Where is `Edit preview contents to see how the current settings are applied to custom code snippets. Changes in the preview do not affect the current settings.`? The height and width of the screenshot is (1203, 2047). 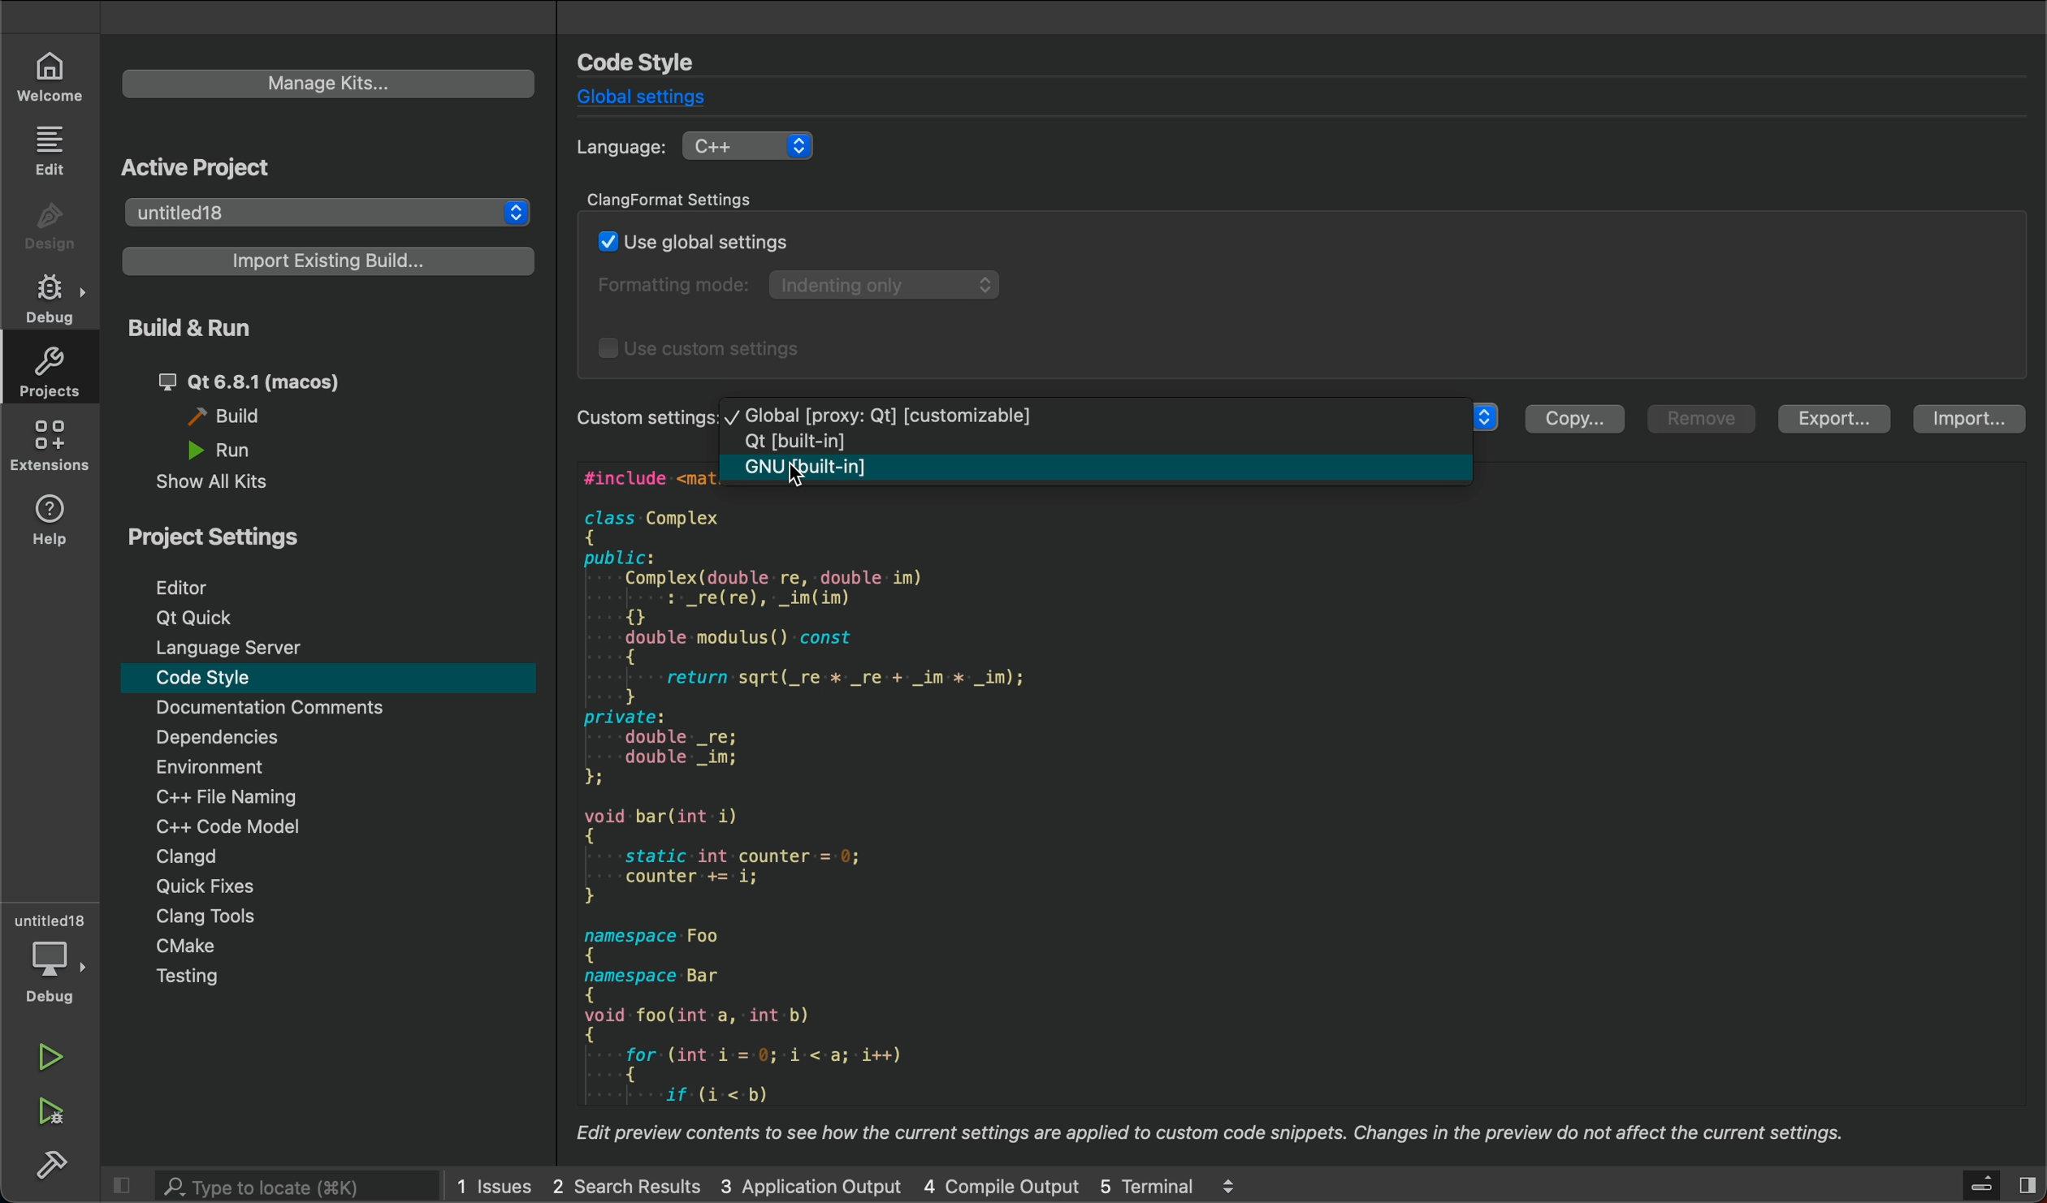 Edit preview contents to see how the current settings are applied to custom code snippets. Changes in the preview do not affect the current settings. is located at coordinates (1217, 1132).